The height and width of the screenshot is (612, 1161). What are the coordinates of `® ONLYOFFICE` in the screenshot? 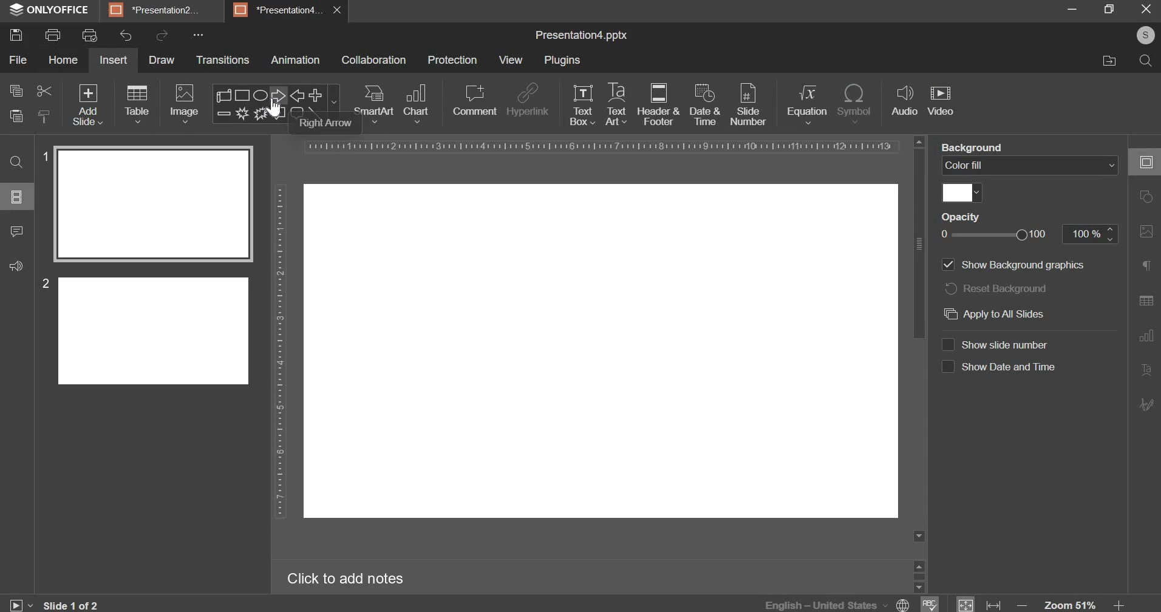 It's located at (51, 10).